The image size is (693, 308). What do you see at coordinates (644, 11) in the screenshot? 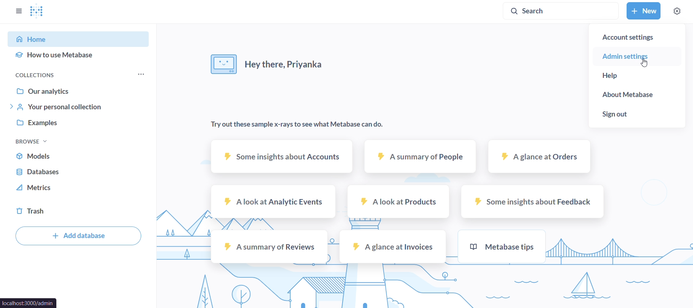
I see `` at bounding box center [644, 11].